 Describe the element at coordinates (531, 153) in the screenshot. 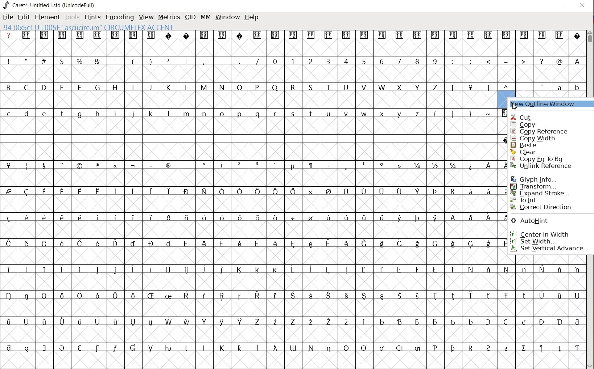

I see `clear` at that location.